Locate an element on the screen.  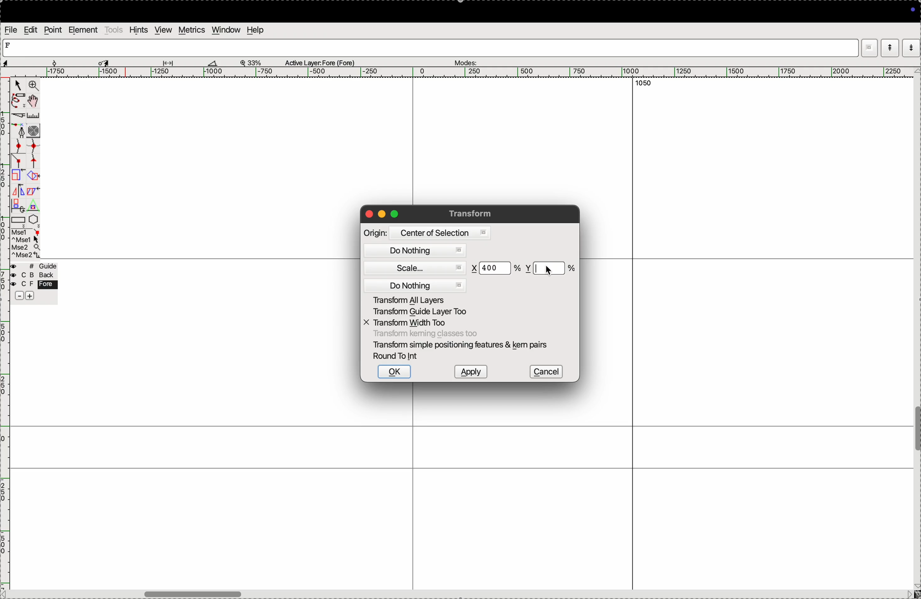
letter F is located at coordinates (9, 45).